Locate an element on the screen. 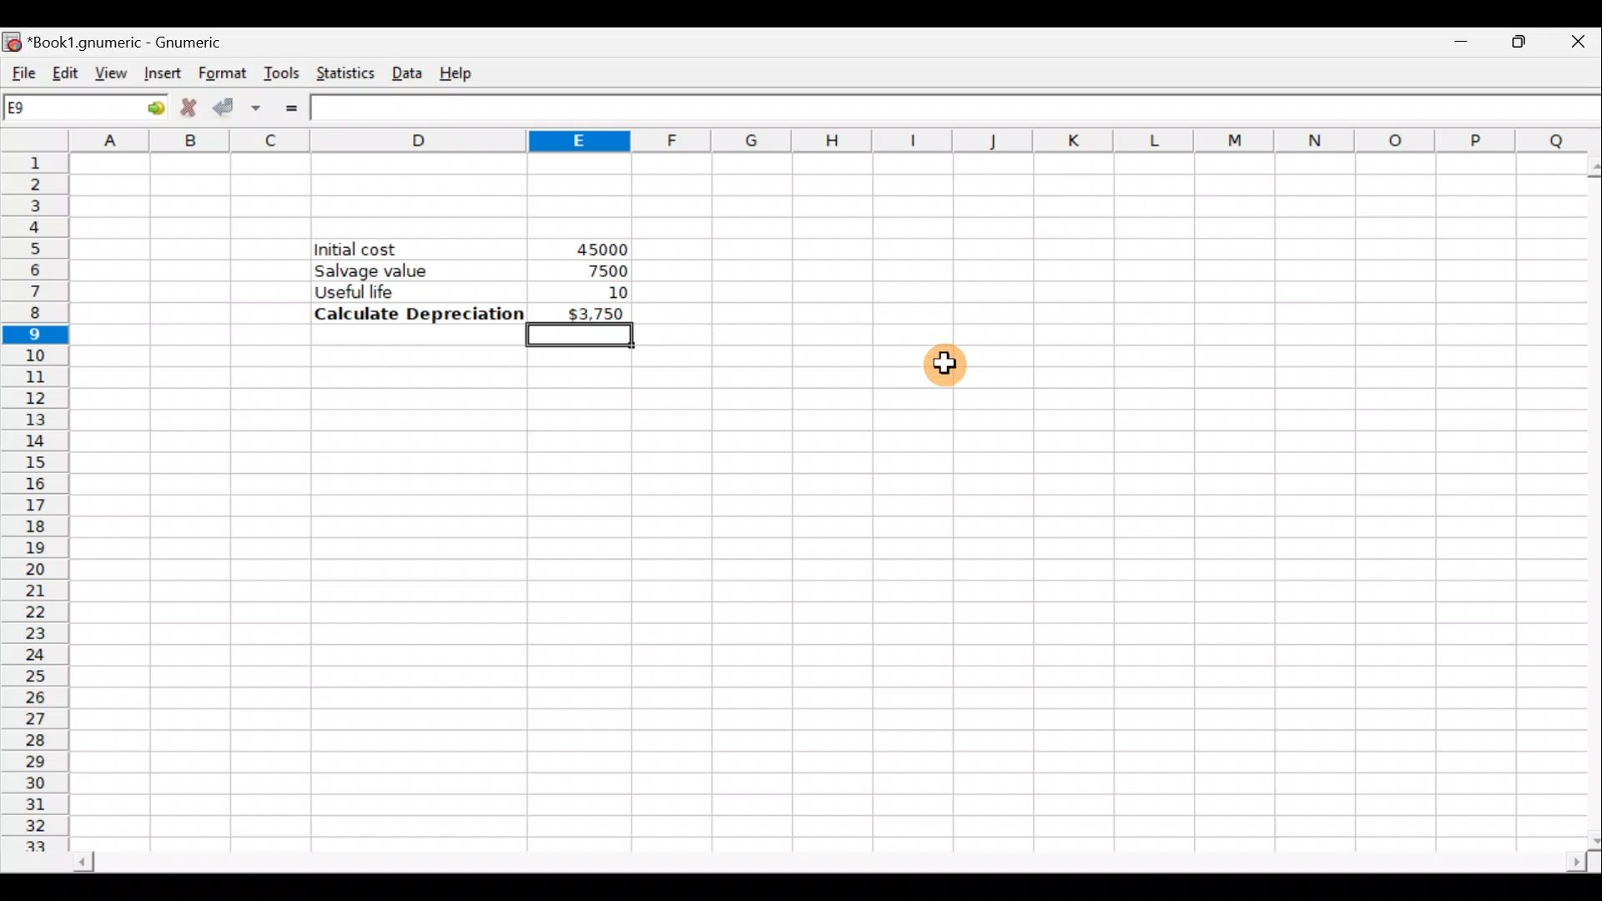 This screenshot has width=1602, height=901. Close is located at coordinates (1568, 46).